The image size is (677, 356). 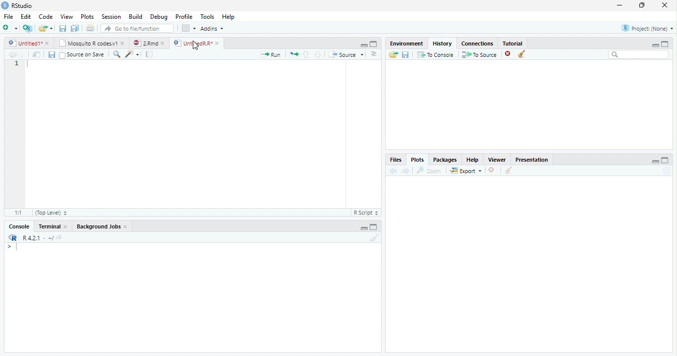 What do you see at coordinates (8, 16) in the screenshot?
I see `File` at bounding box center [8, 16].